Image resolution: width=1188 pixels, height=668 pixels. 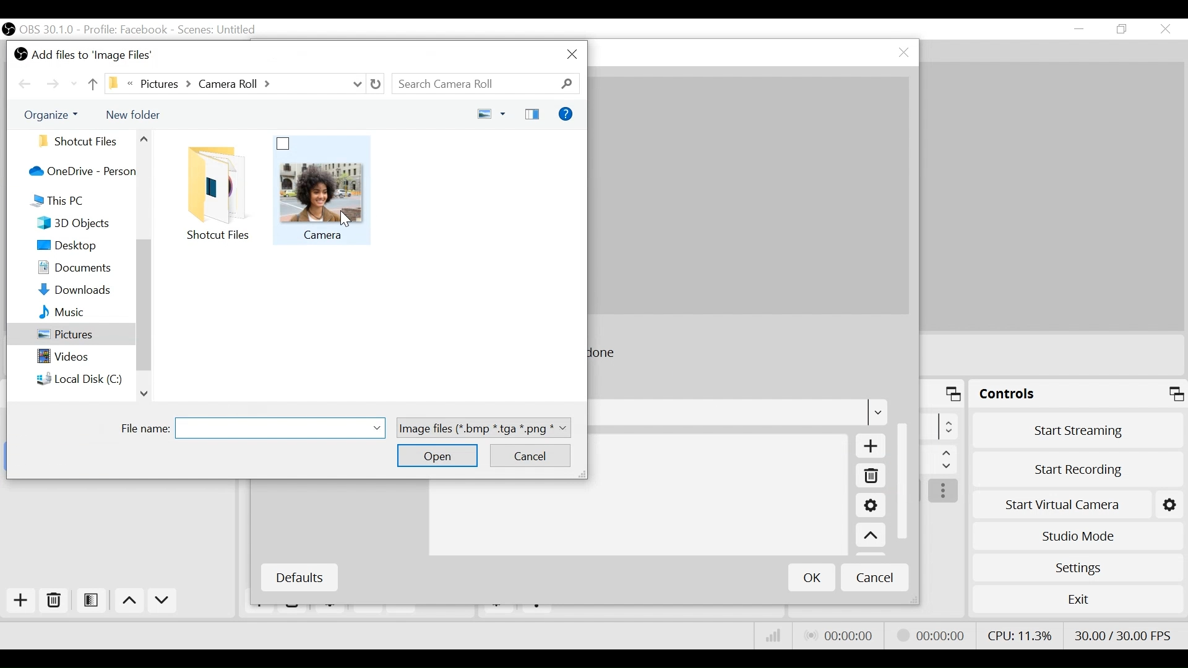 What do you see at coordinates (488, 426) in the screenshot?
I see `image files (*.bmp*.tga*.png` at bounding box center [488, 426].